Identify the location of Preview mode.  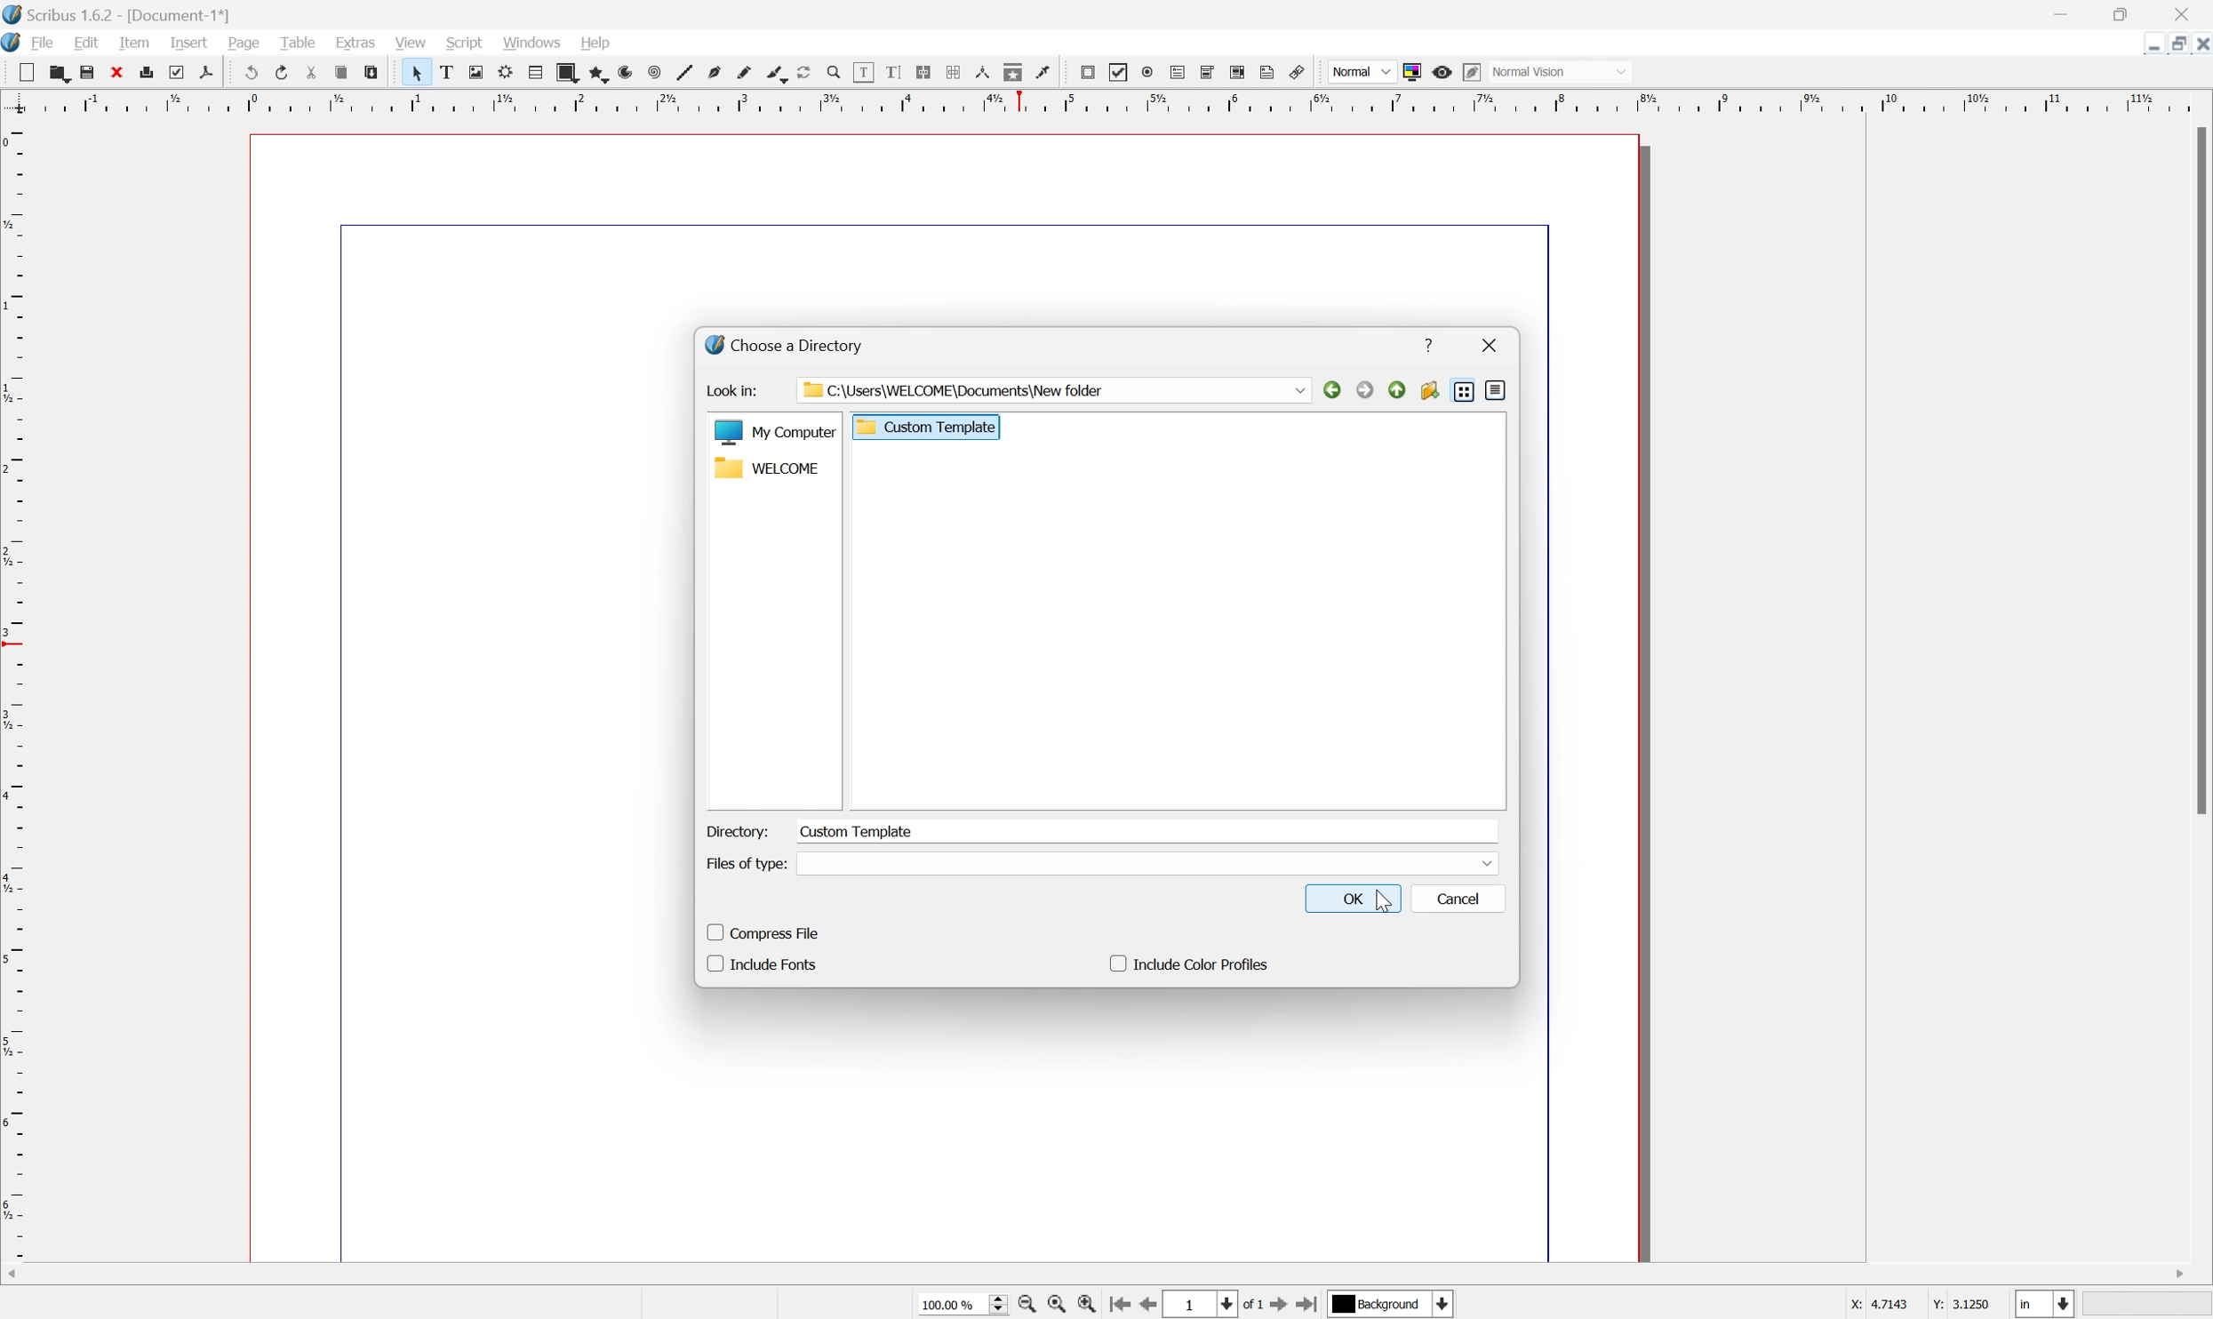
(1441, 71).